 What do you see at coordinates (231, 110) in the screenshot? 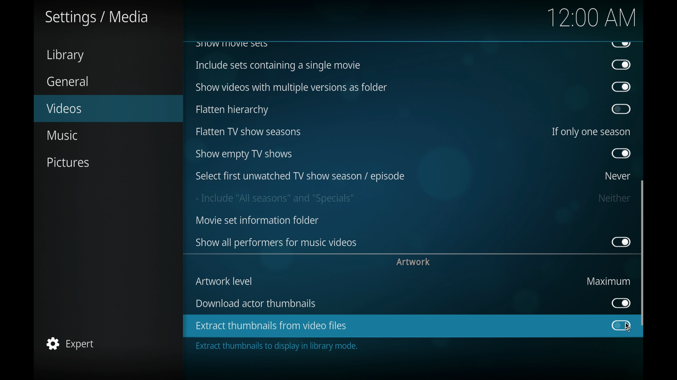
I see `flatten hierarchy` at bounding box center [231, 110].